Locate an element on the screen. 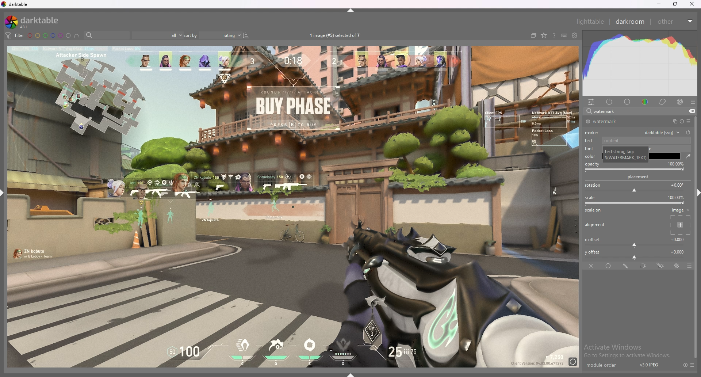  darkroom is located at coordinates (631, 21).